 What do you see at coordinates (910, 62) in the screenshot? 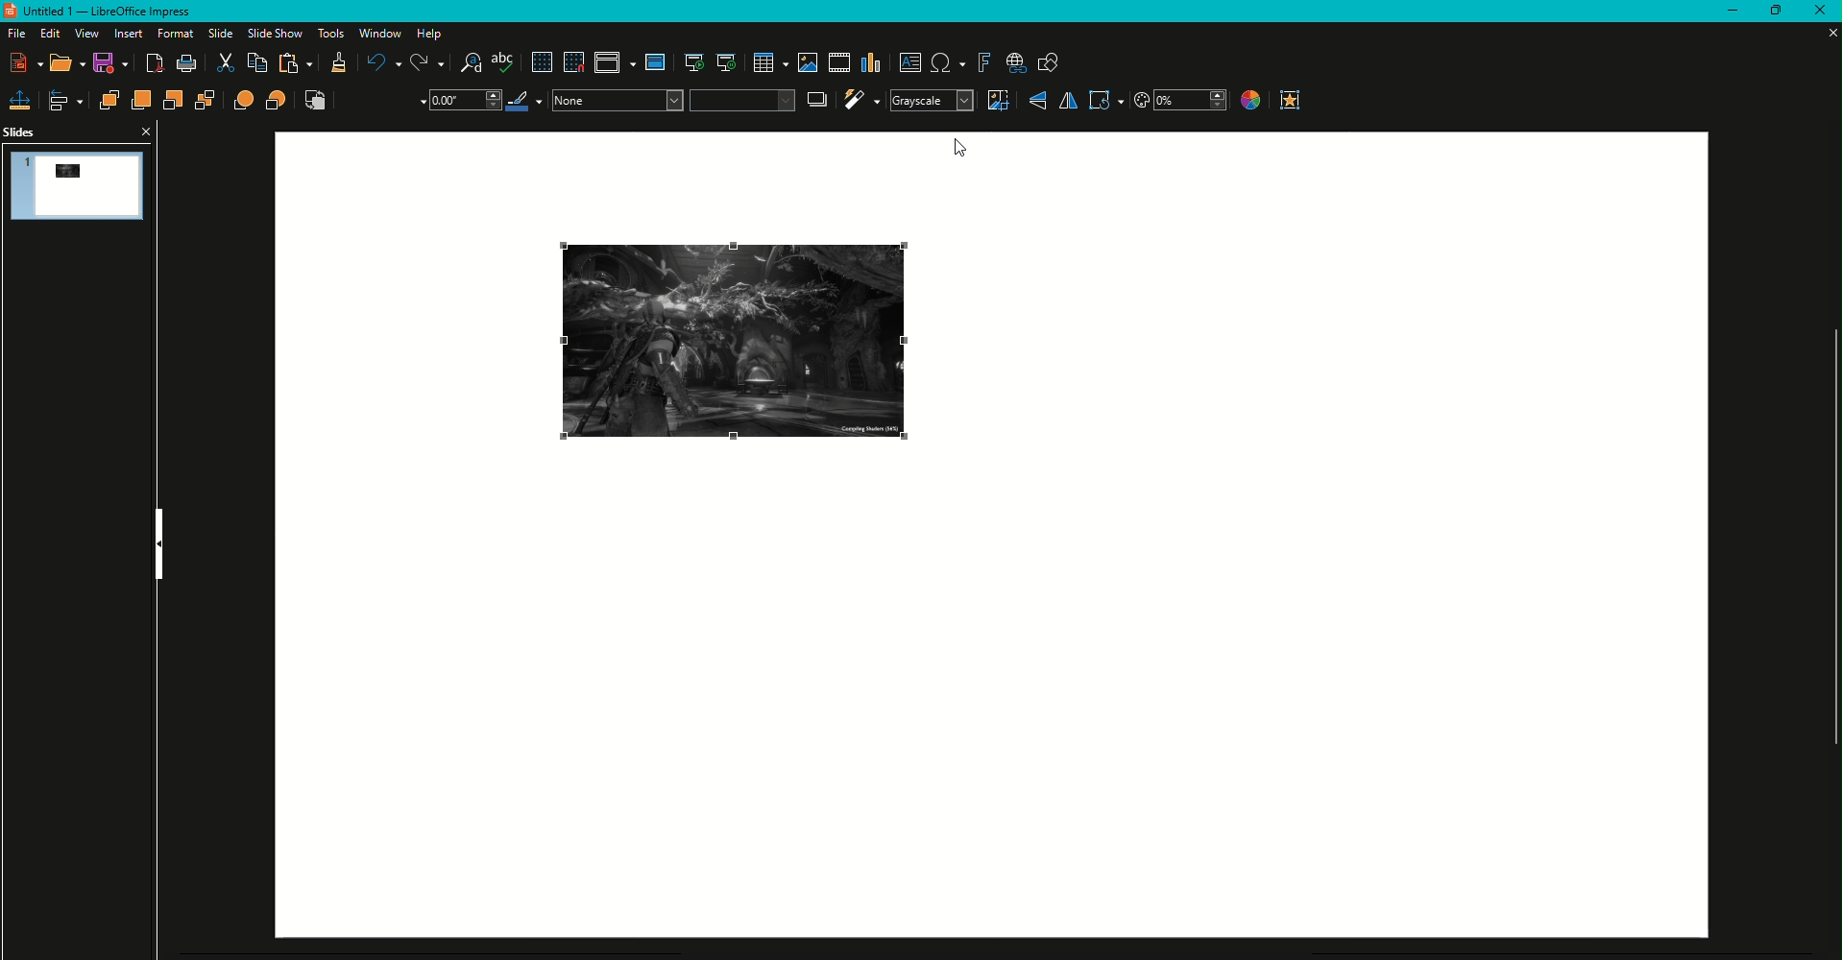
I see `Text Box` at bounding box center [910, 62].